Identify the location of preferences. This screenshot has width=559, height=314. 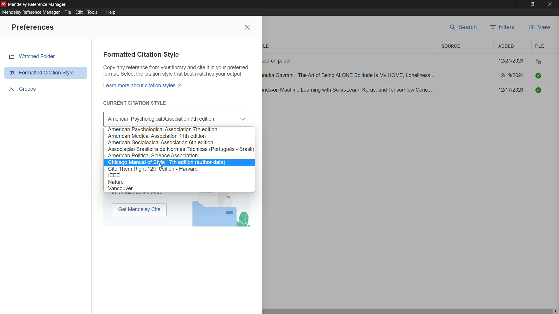
(32, 27).